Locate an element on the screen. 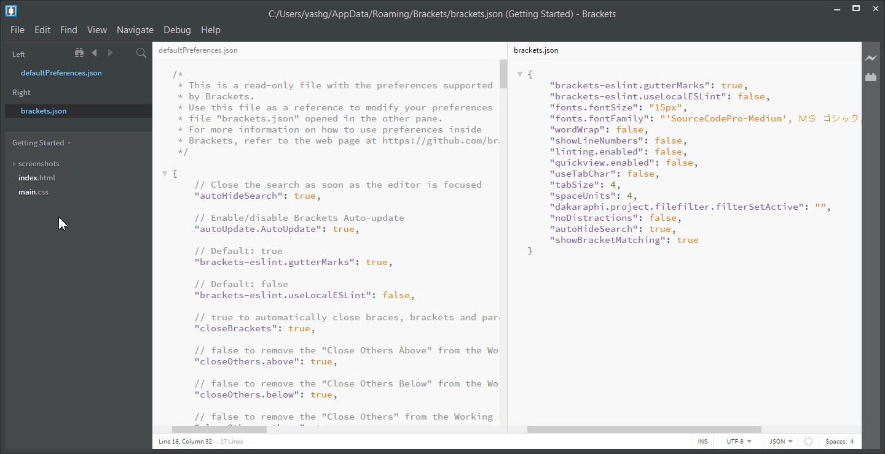  screenshots is located at coordinates (37, 161).